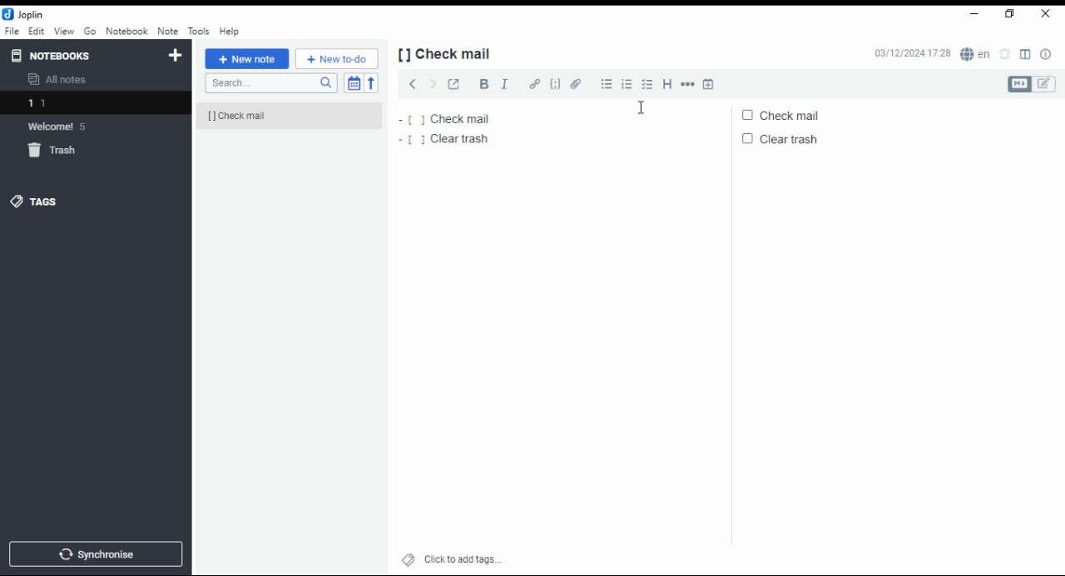  I want to click on spell checker, so click(978, 56).